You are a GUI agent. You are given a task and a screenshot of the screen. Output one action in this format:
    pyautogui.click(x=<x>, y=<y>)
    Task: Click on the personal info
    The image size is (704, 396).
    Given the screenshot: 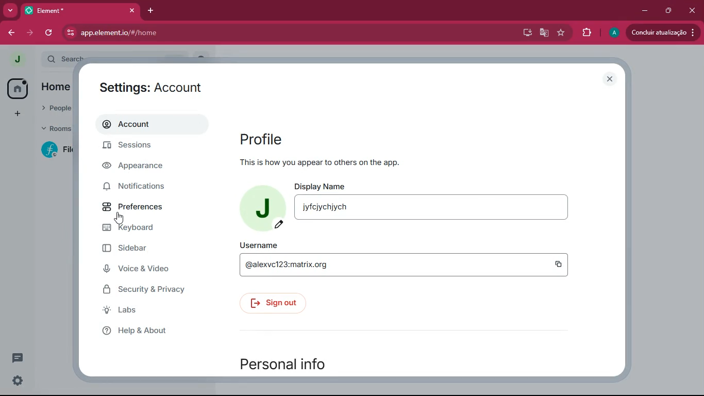 What is the action you would take?
    pyautogui.click(x=290, y=363)
    